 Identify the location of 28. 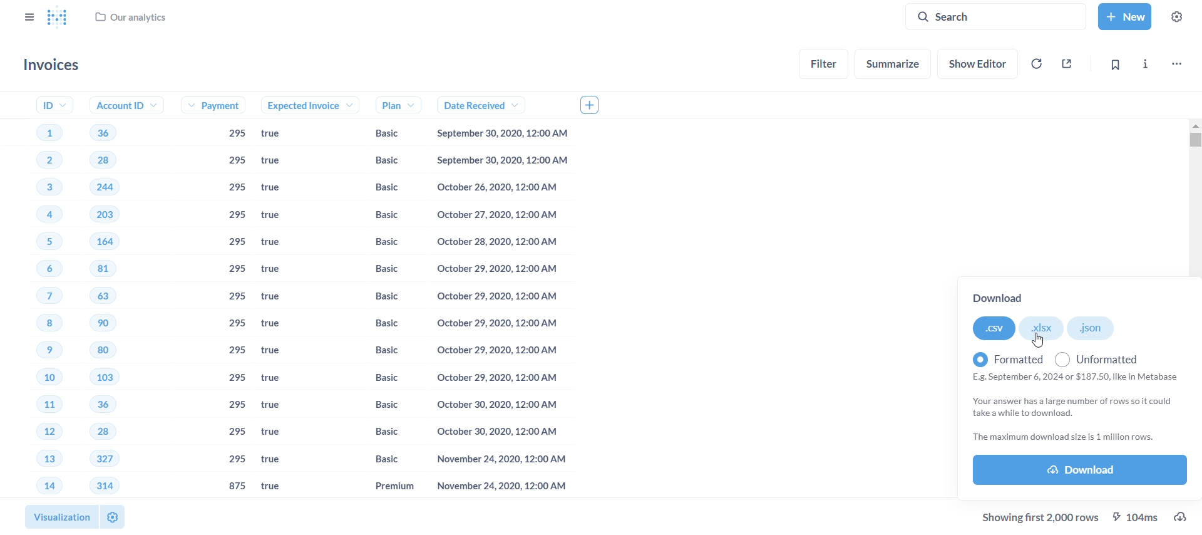
(103, 160).